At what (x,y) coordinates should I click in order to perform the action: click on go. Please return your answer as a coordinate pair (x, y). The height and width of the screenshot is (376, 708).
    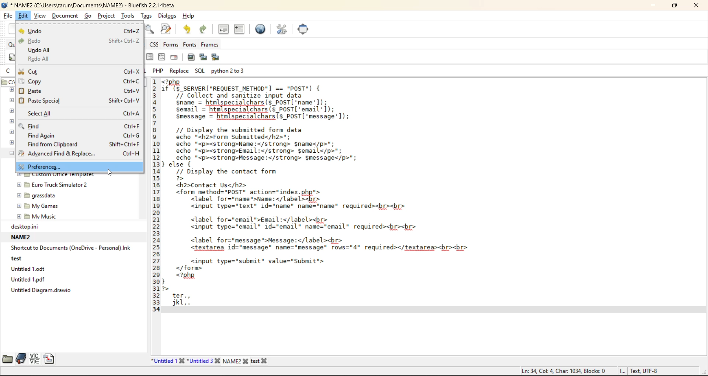
    Looking at the image, I should click on (88, 16).